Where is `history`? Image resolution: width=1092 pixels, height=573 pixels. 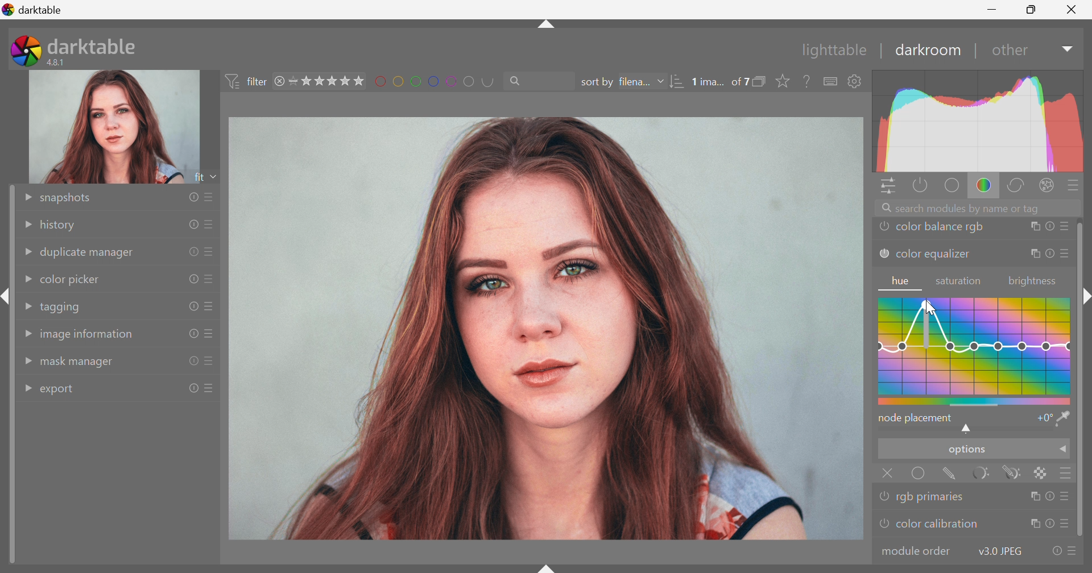 history is located at coordinates (61, 226).